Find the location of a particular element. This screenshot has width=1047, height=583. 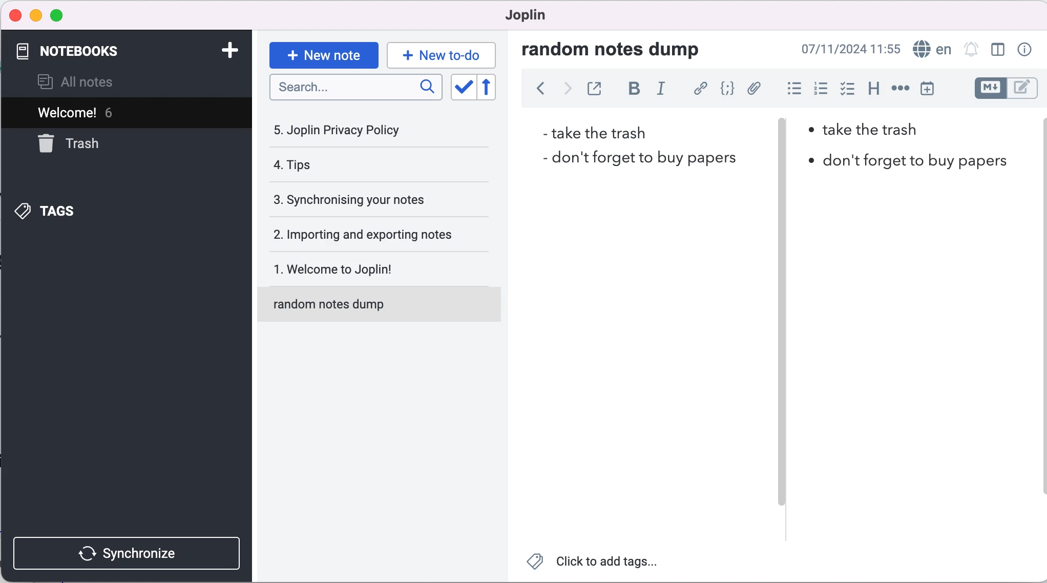

07/11/2024 09:03 is located at coordinates (851, 49).